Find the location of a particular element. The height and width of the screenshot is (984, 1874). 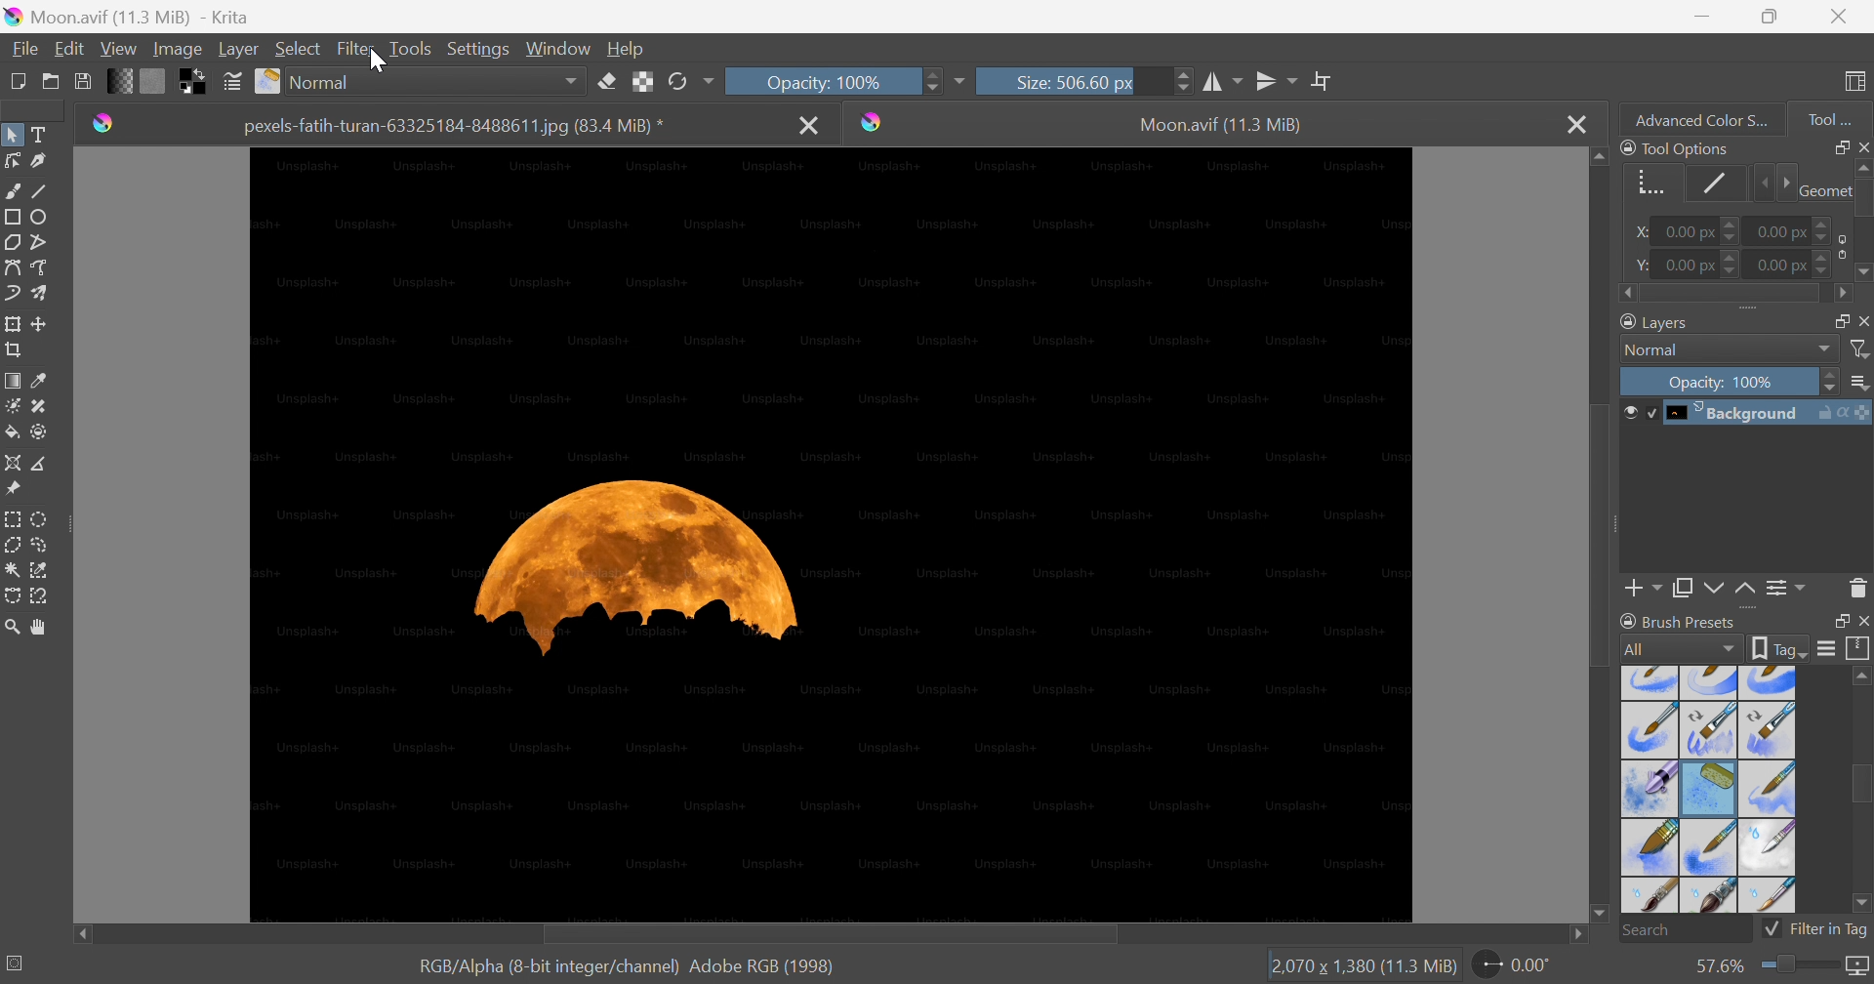

Measure the distance between two points is located at coordinates (41, 463).